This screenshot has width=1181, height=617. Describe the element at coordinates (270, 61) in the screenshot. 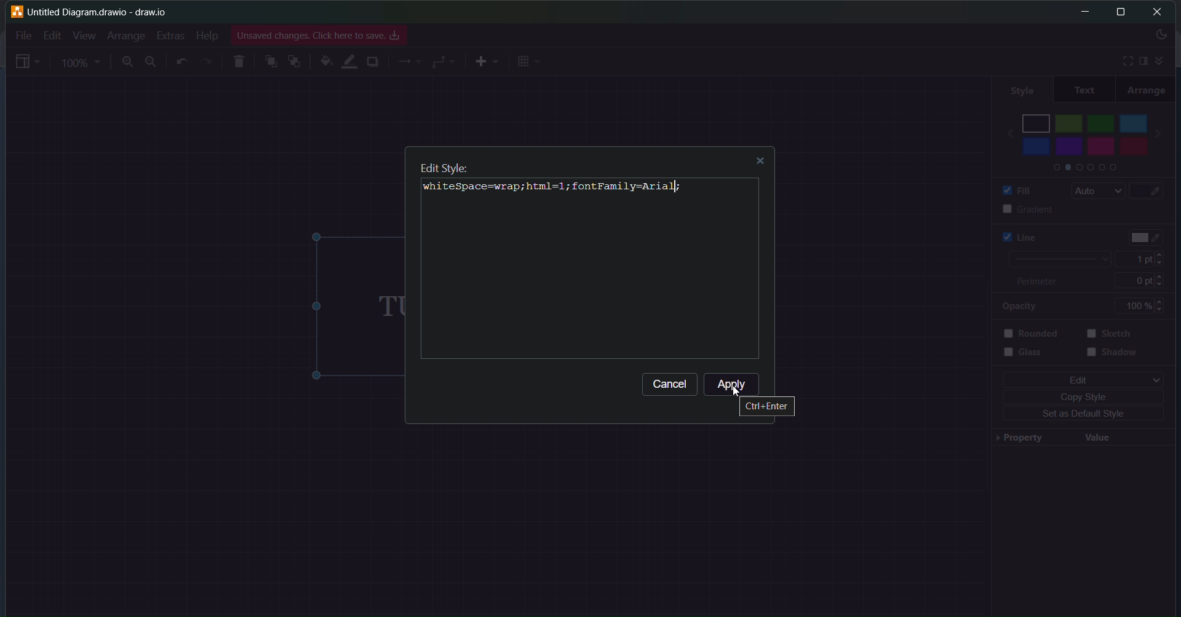

I see `to front` at that location.